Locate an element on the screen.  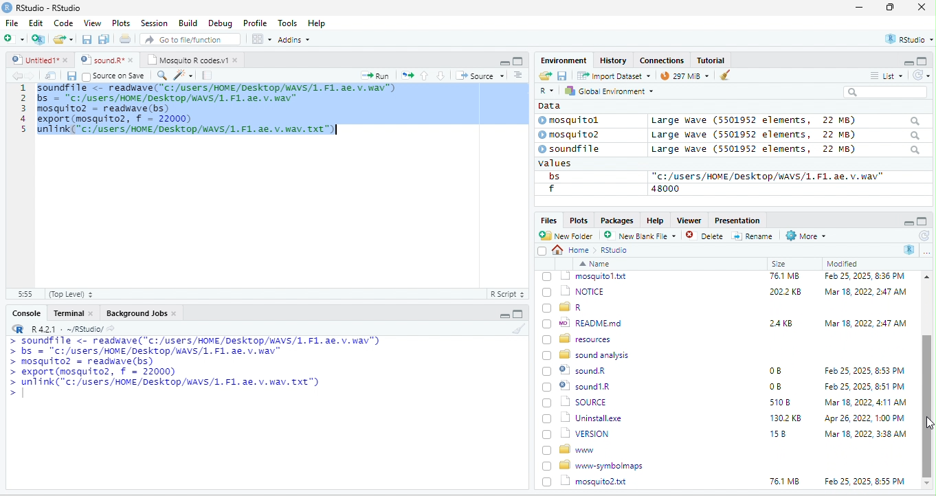
wo| READMEmd is located at coordinates (586, 404).